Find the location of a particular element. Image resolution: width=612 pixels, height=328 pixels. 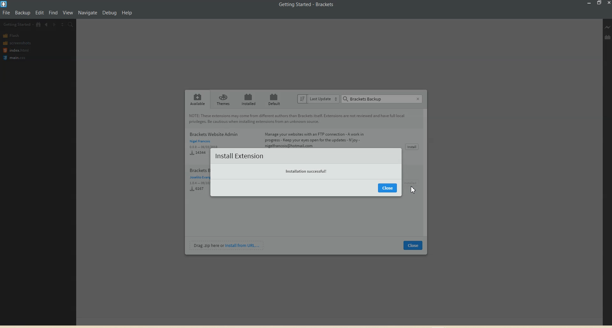

View in file Tree is located at coordinates (39, 24).